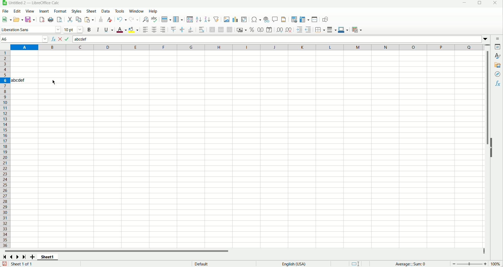 This screenshot has height=267, width=503. Describe the element at coordinates (281, 40) in the screenshot. I see `input line` at that location.